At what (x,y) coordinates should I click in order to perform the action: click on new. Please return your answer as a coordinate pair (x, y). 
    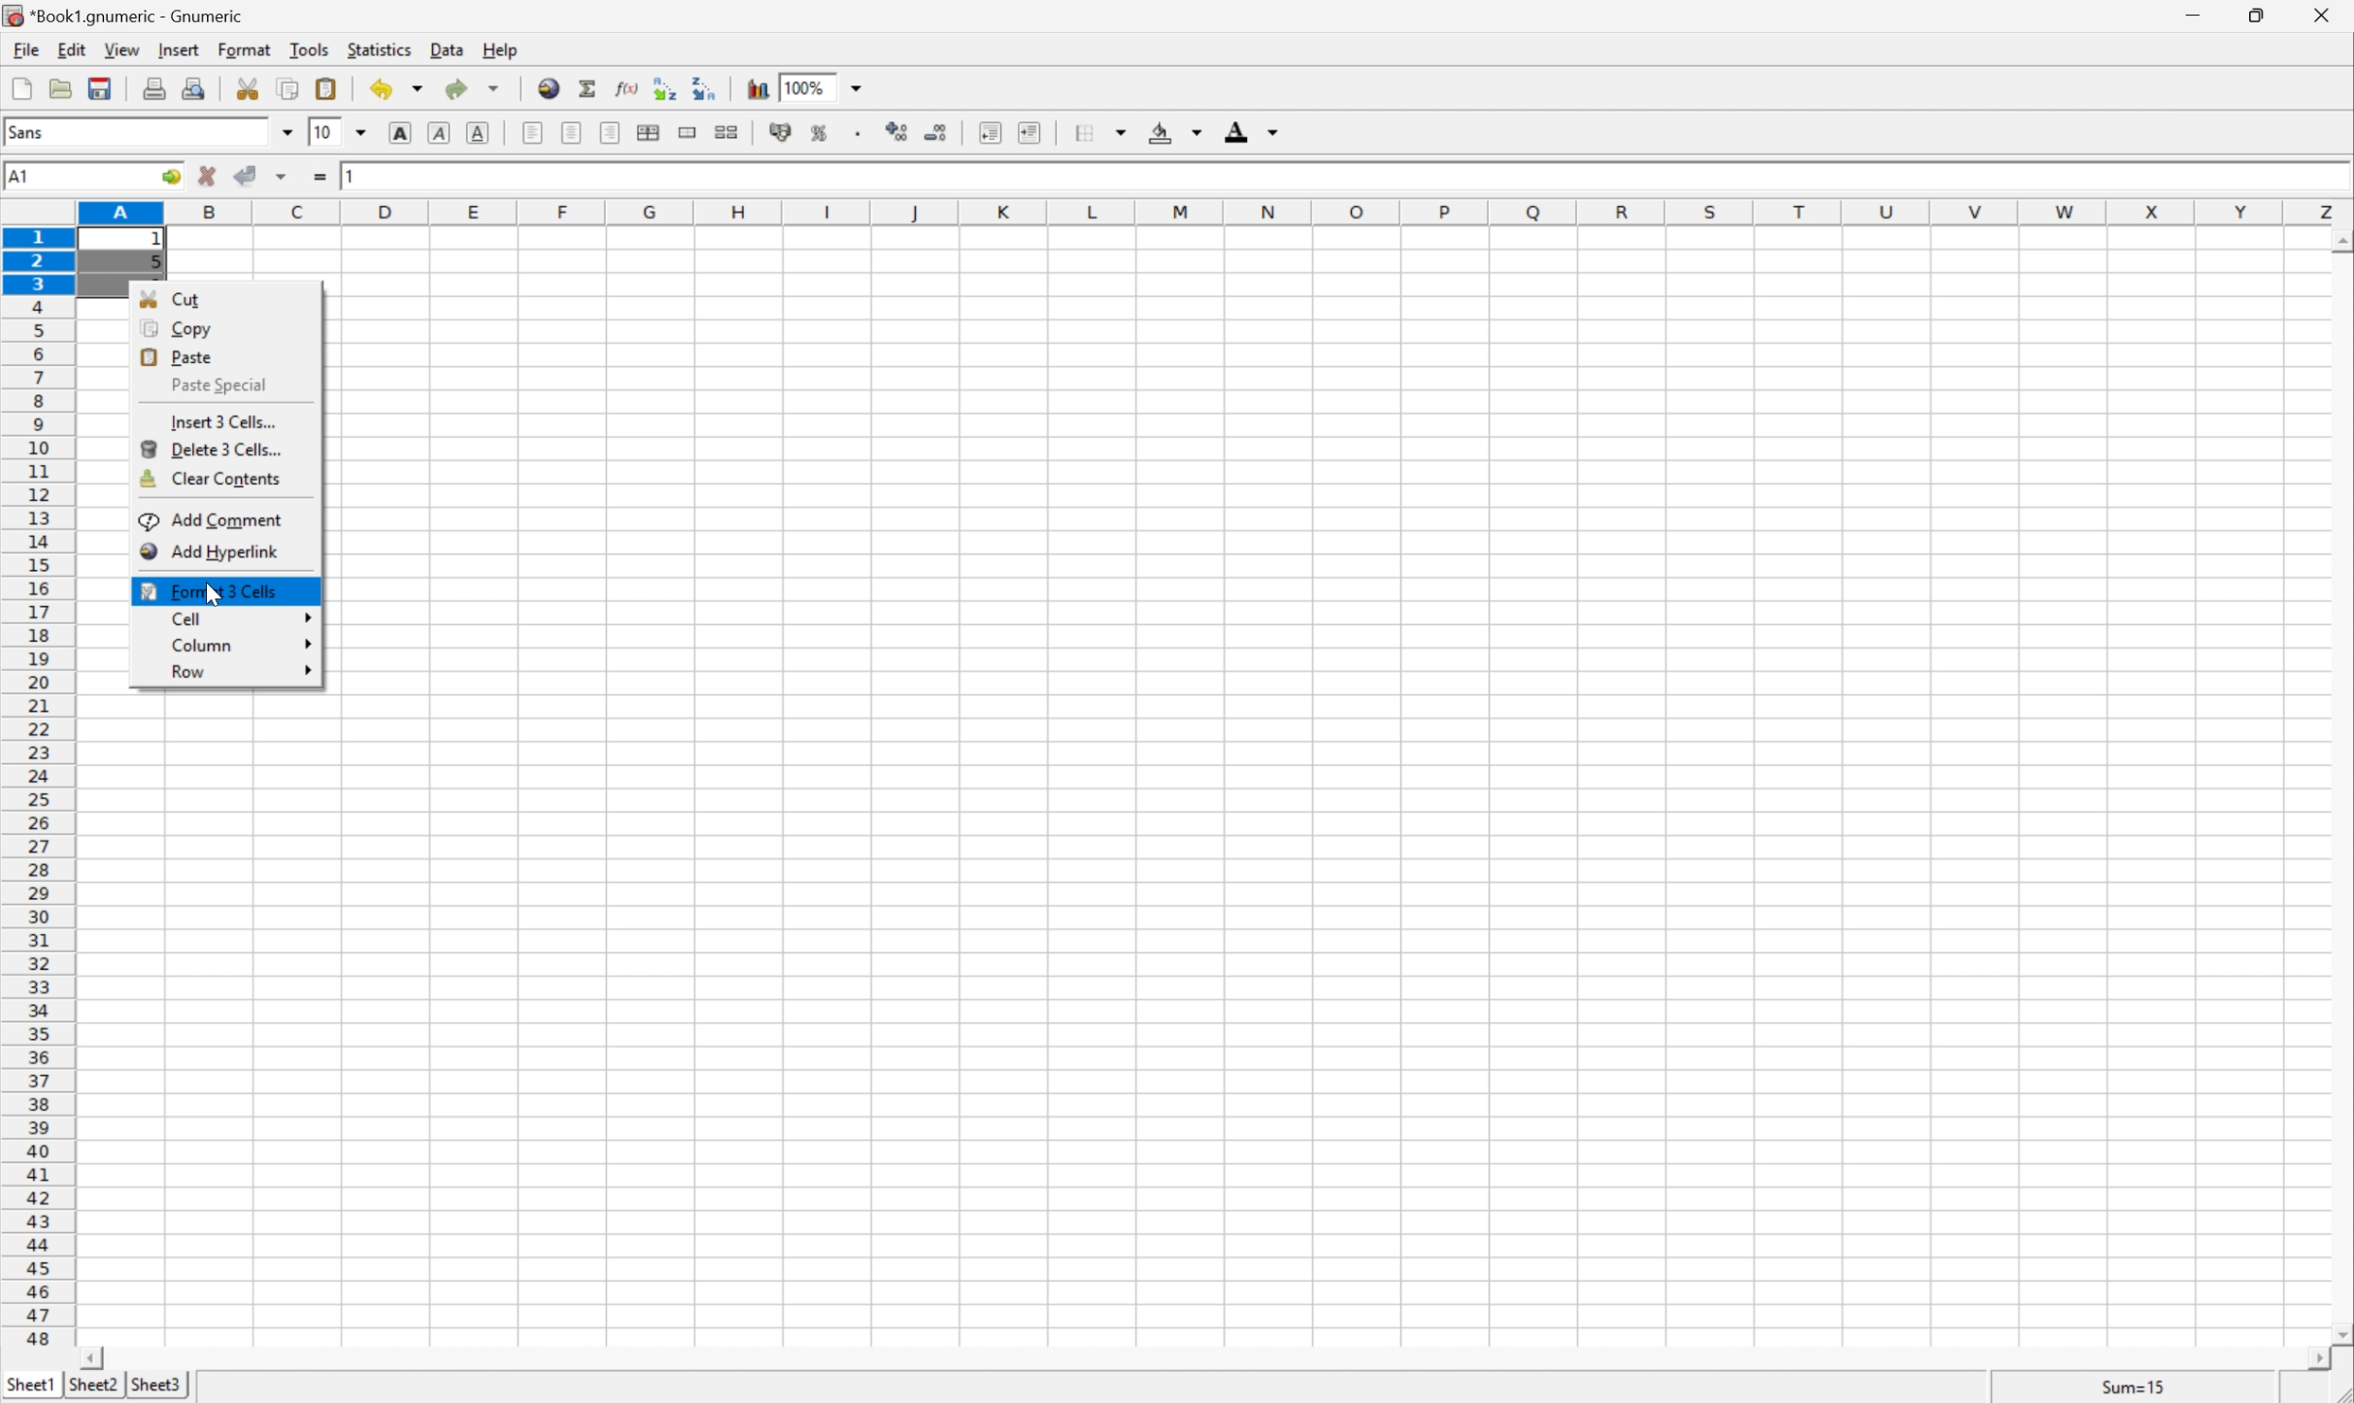
    Looking at the image, I should click on (23, 84).